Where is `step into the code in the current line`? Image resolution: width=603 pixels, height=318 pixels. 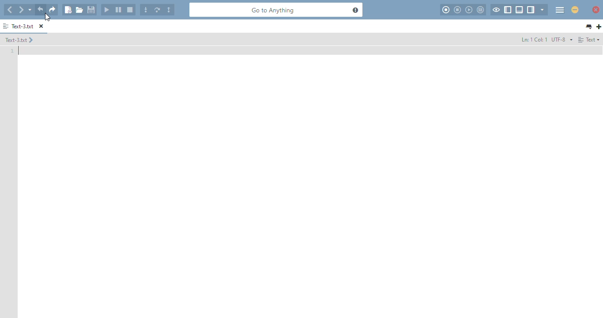
step into the code in the current line is located at coordinates (146, 9).